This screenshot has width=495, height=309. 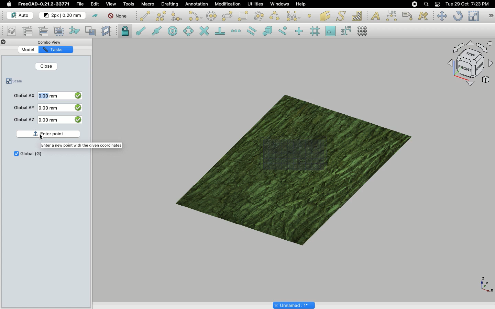 What do you see at coordinates (95, 4) in the screenshot?
I see `Edit` at bounding box center [95, 4].